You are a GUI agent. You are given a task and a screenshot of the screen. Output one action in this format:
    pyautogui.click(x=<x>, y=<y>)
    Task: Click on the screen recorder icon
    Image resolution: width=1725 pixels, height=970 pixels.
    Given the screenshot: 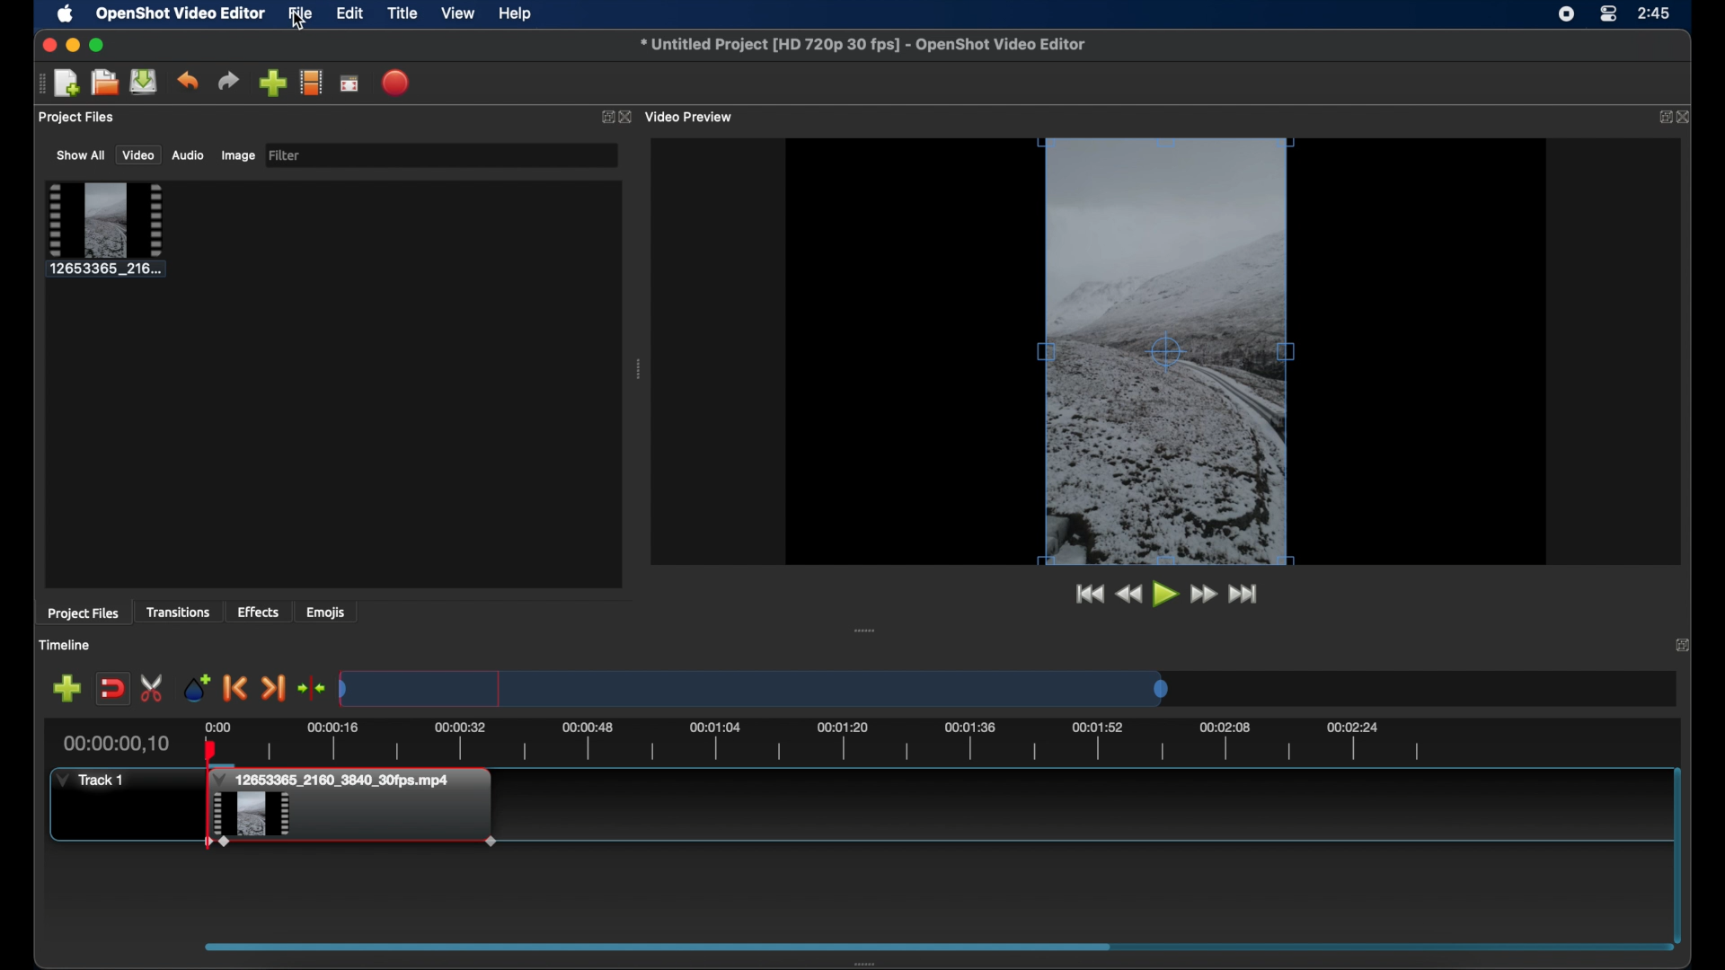 What is the action you would take?
    pyautogui.click(x=1565, y=16)
    